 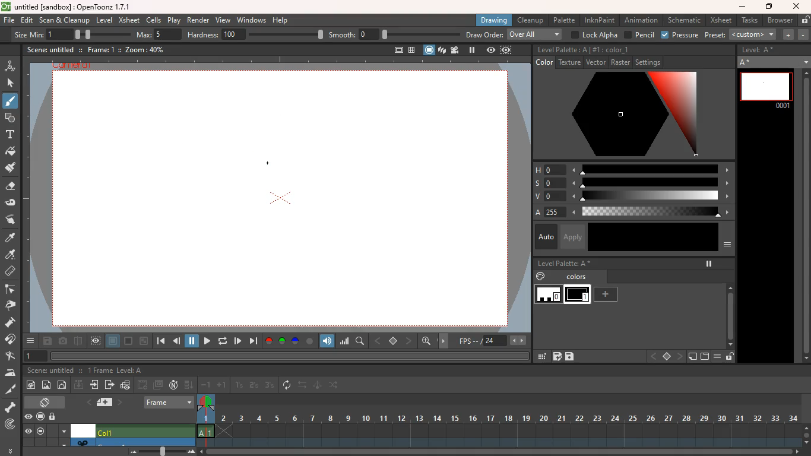 I want to click on circle, so click(x=310, y=341).